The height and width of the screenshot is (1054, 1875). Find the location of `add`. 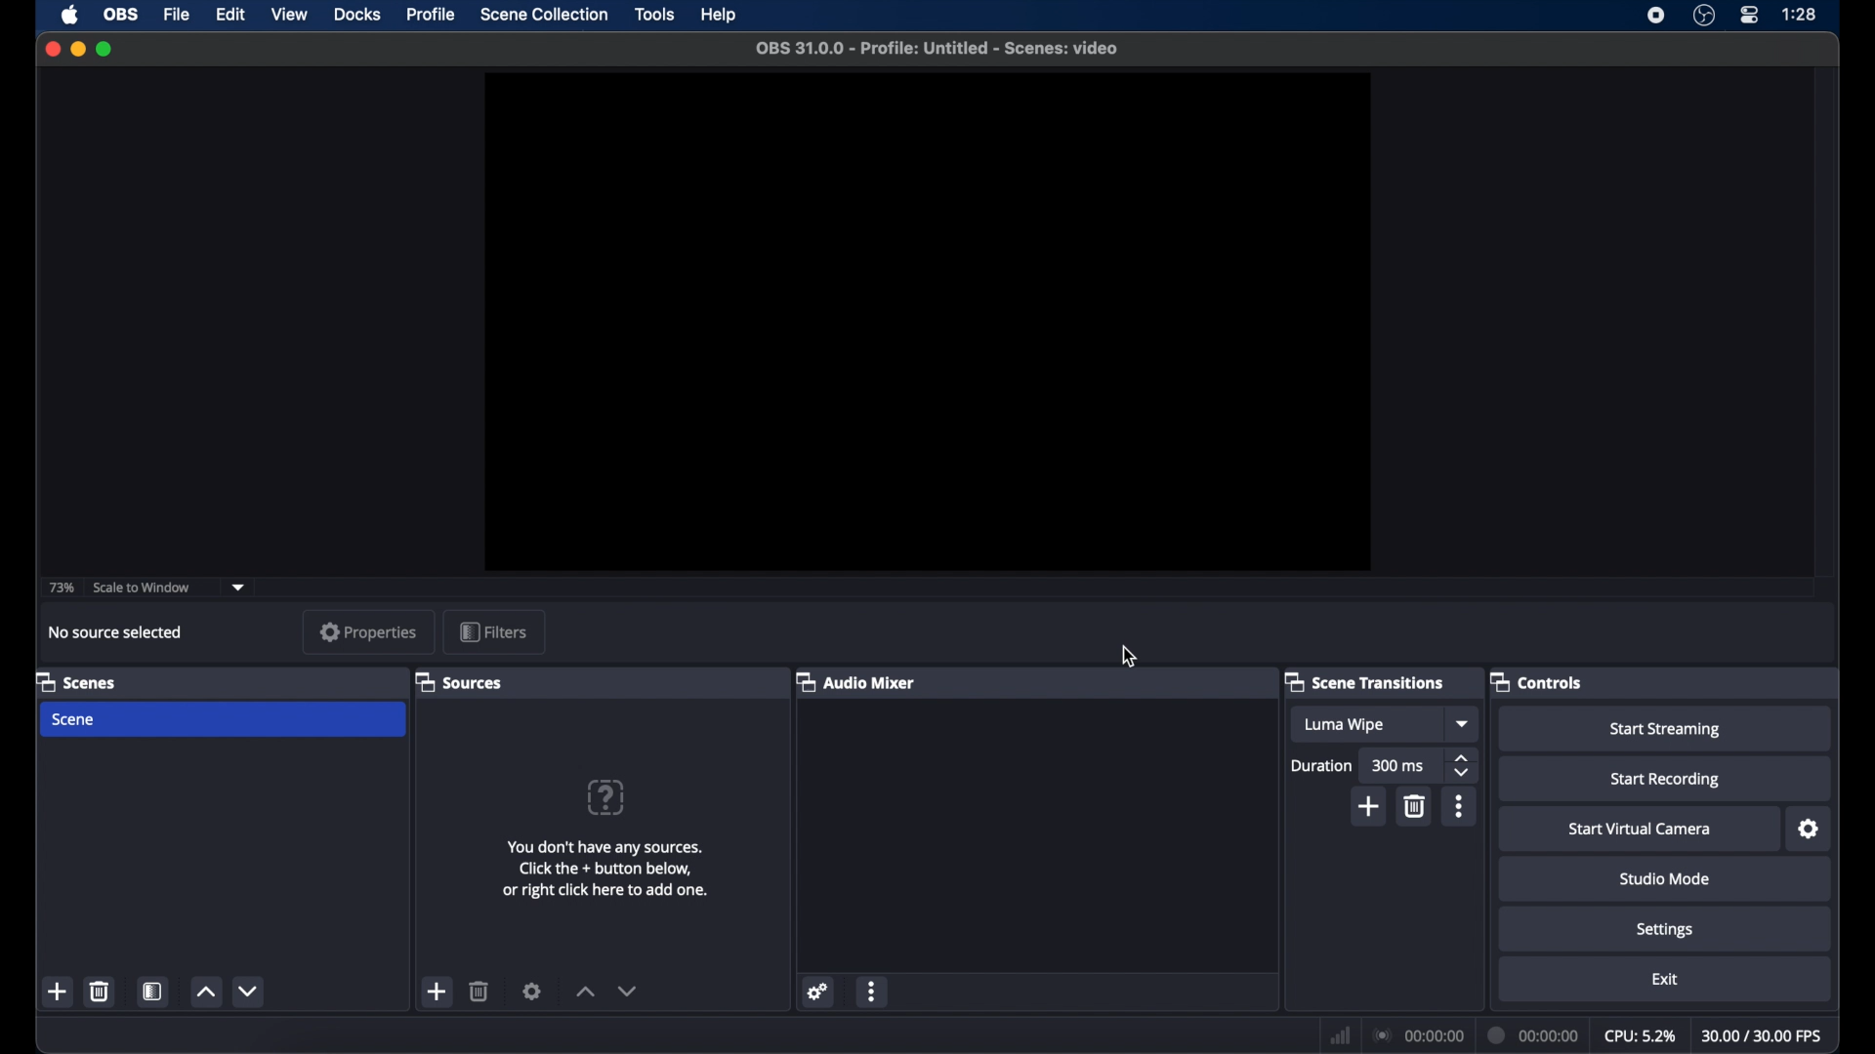

add is located at coordinates (59, 993).